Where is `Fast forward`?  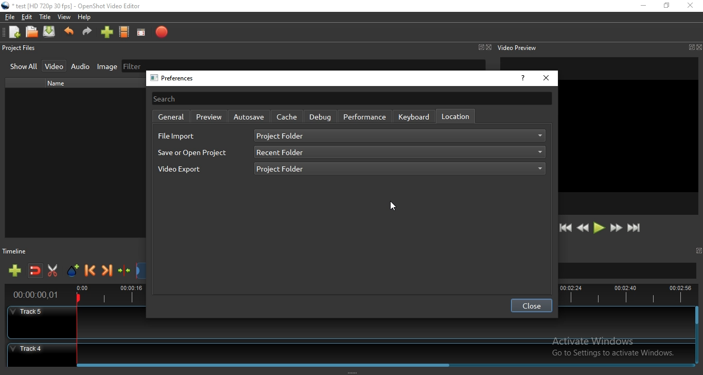
Fast forward is located at coordinates (616, 229).